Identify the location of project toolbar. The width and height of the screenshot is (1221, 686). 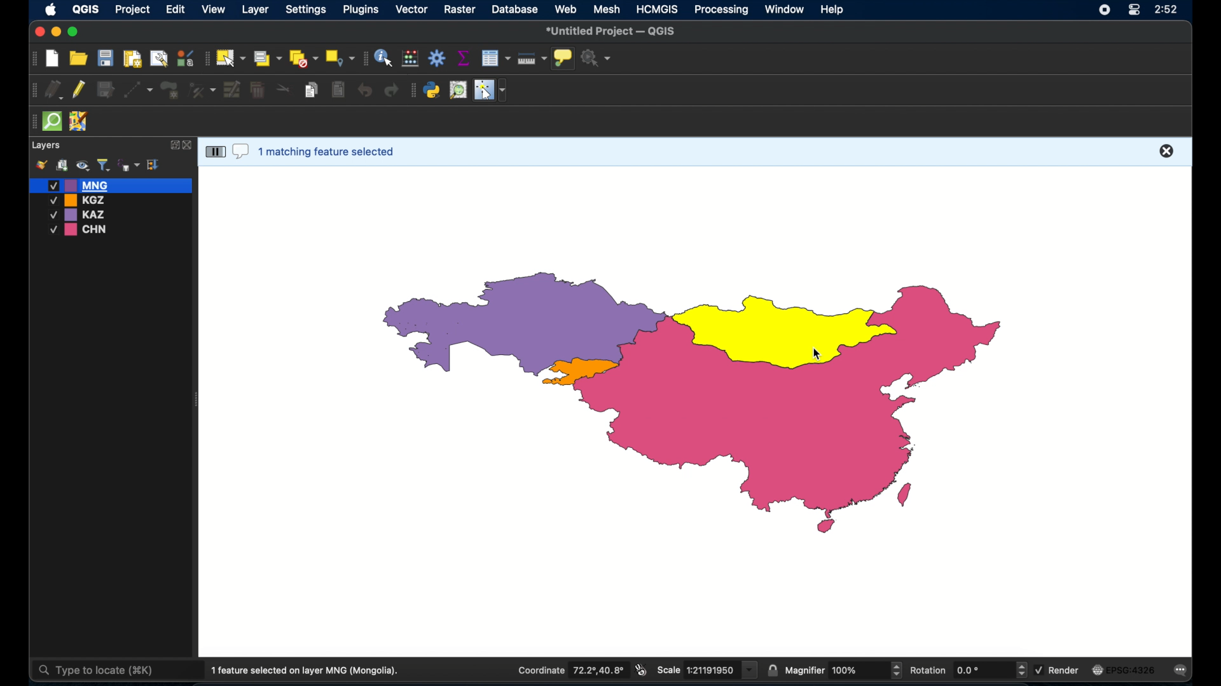
(32, 59).